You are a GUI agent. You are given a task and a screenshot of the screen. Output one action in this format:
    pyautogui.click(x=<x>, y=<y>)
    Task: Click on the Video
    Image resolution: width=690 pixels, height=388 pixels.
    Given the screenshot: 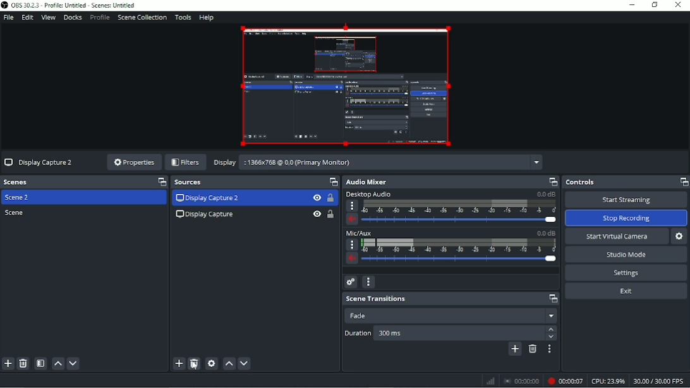 What is the action you would take?
    pyautogui.click(x=346, y=87)
    